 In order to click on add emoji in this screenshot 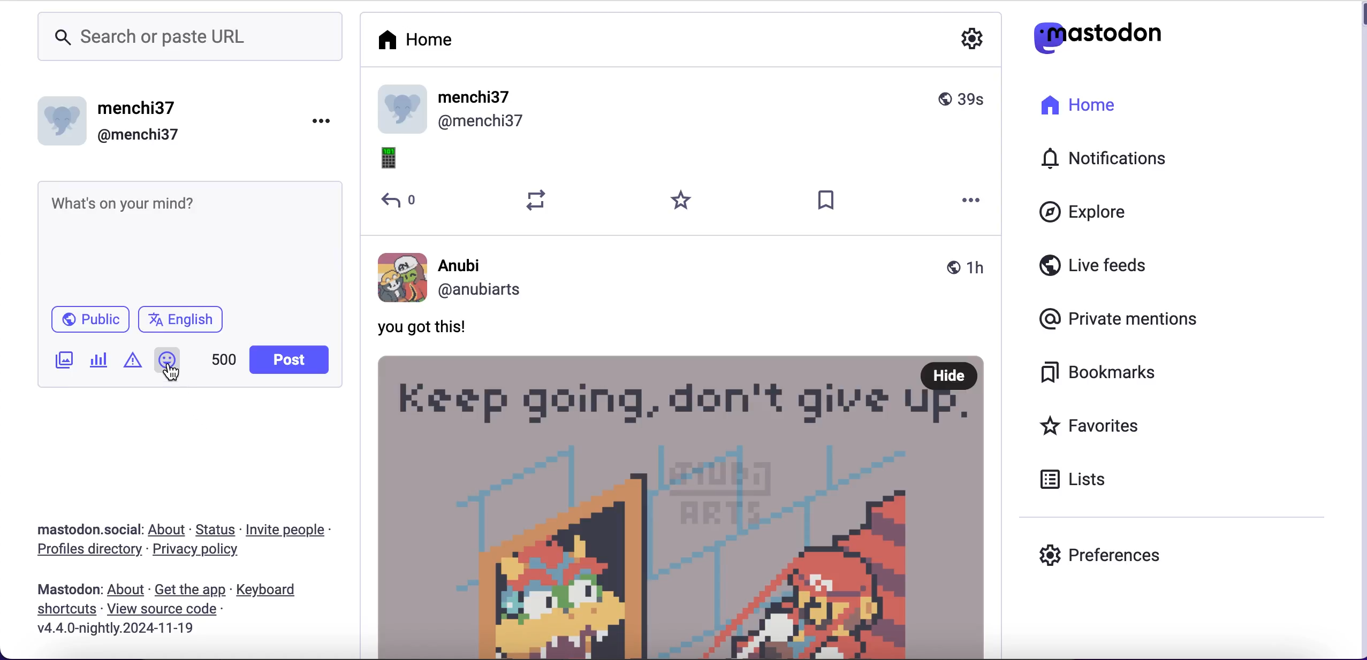, I will do `click(168, 355)`.